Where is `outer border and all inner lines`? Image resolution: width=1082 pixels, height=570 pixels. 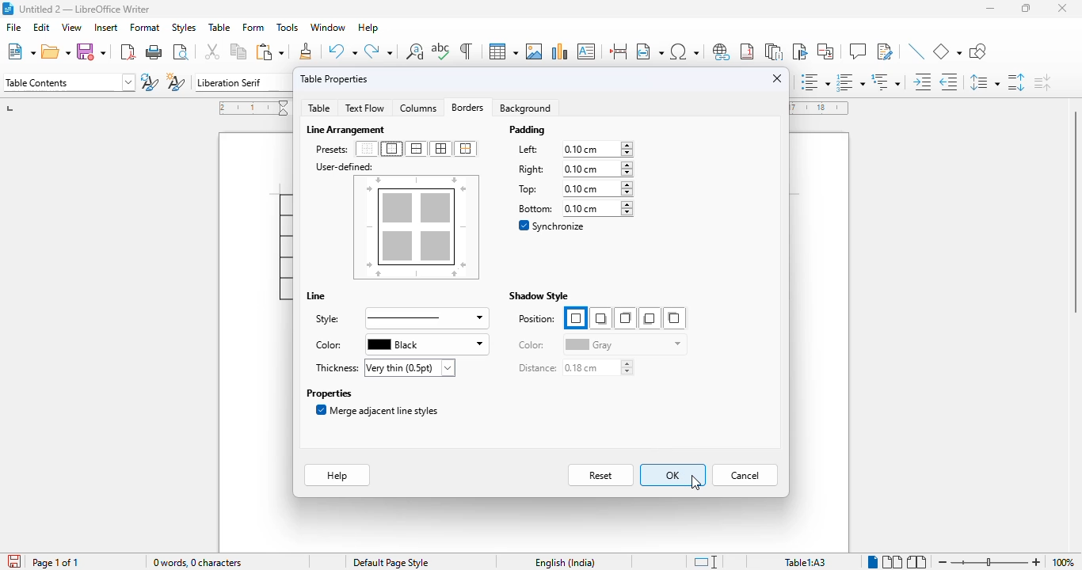
outer border and all inner lines is located at coordinates (441, 149).